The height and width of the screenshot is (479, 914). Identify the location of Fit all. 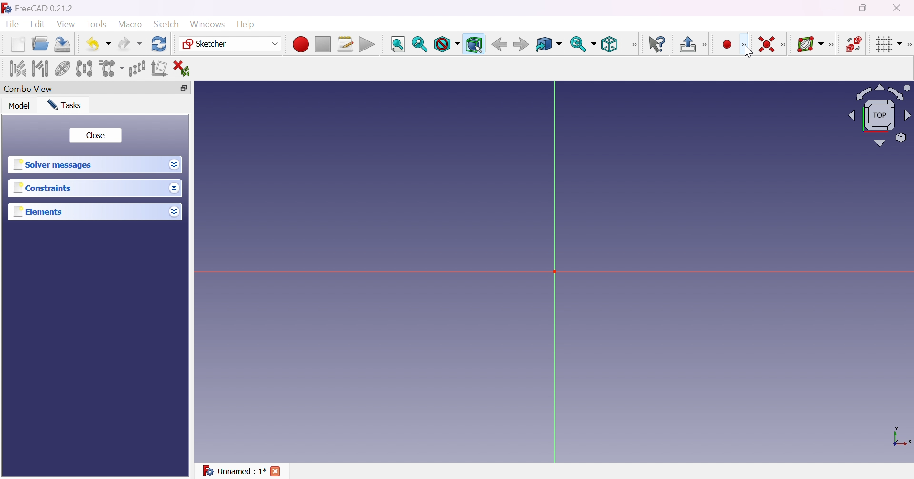
(398, 45).